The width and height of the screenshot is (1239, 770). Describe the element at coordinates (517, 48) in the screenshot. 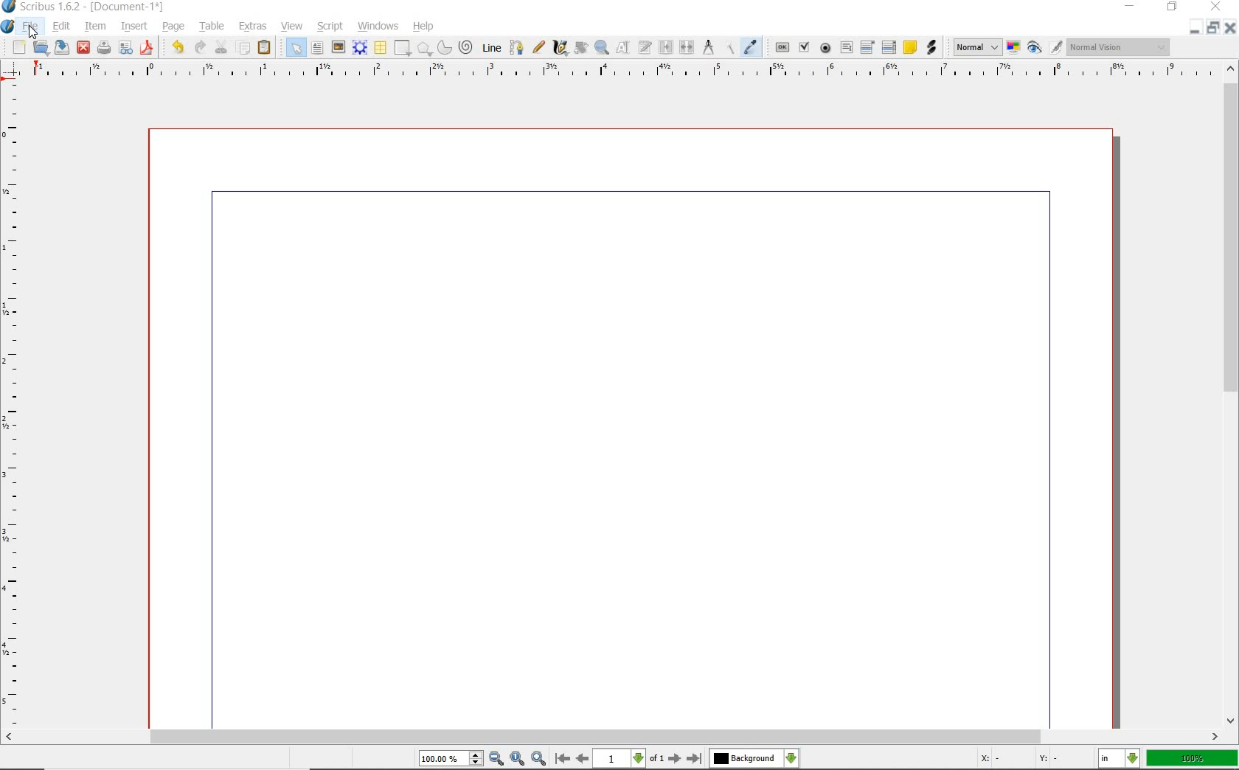

I see `Bezier curve` at that location.